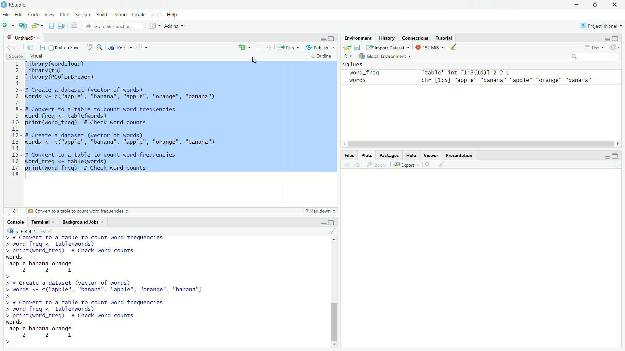 The width and height of the screenshot is (625, 351). Describe the element at coordinates (89, 48) in the screenshot. I see `Check Spelling` at that location.